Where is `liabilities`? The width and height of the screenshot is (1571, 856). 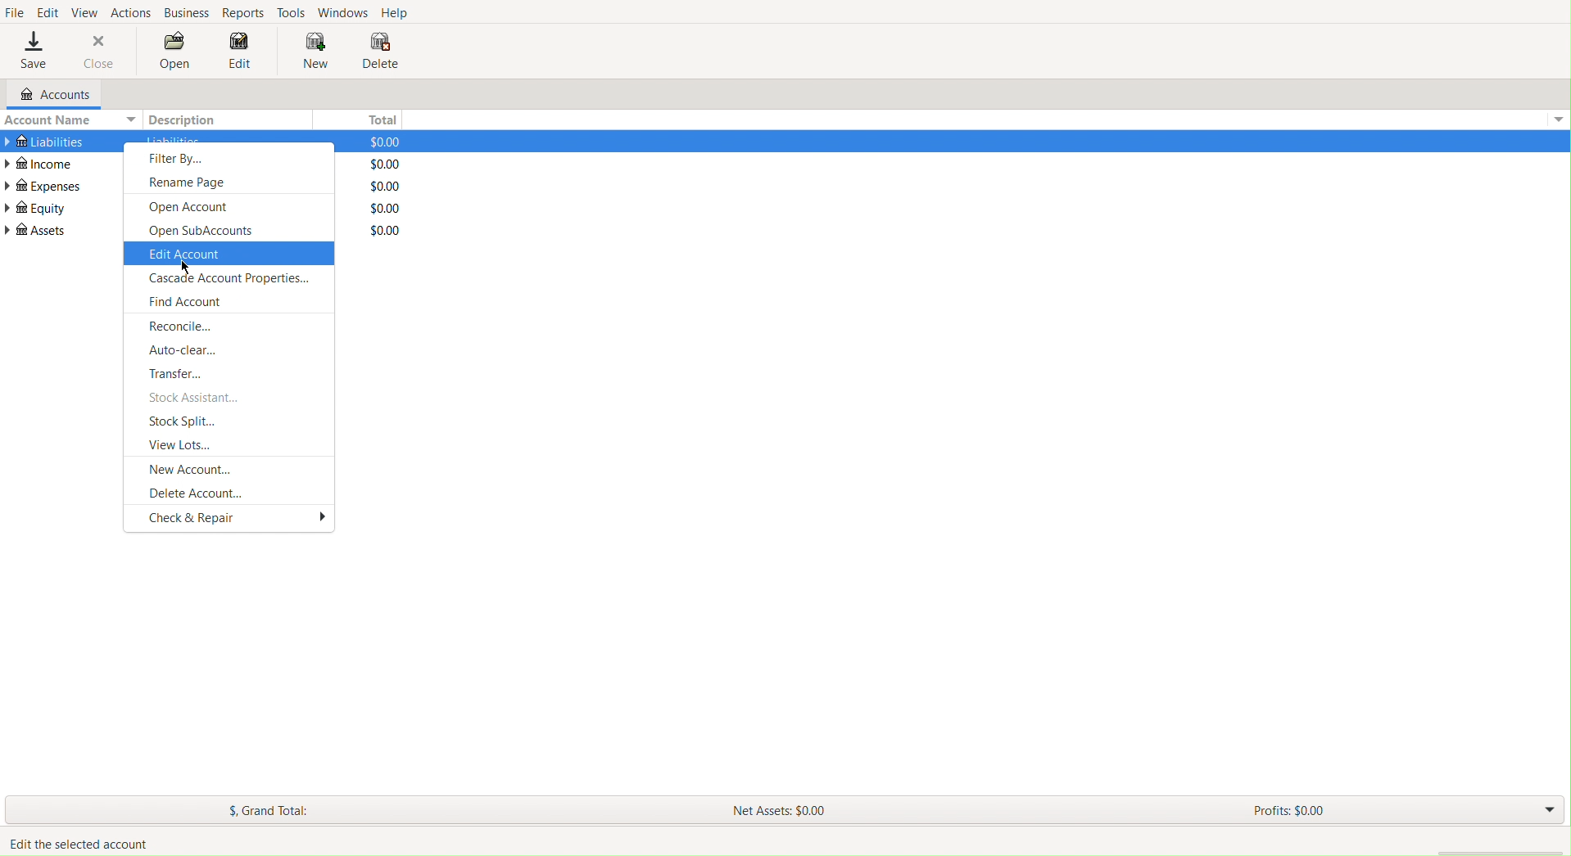 liabilities is located at coordinates (173, 139).